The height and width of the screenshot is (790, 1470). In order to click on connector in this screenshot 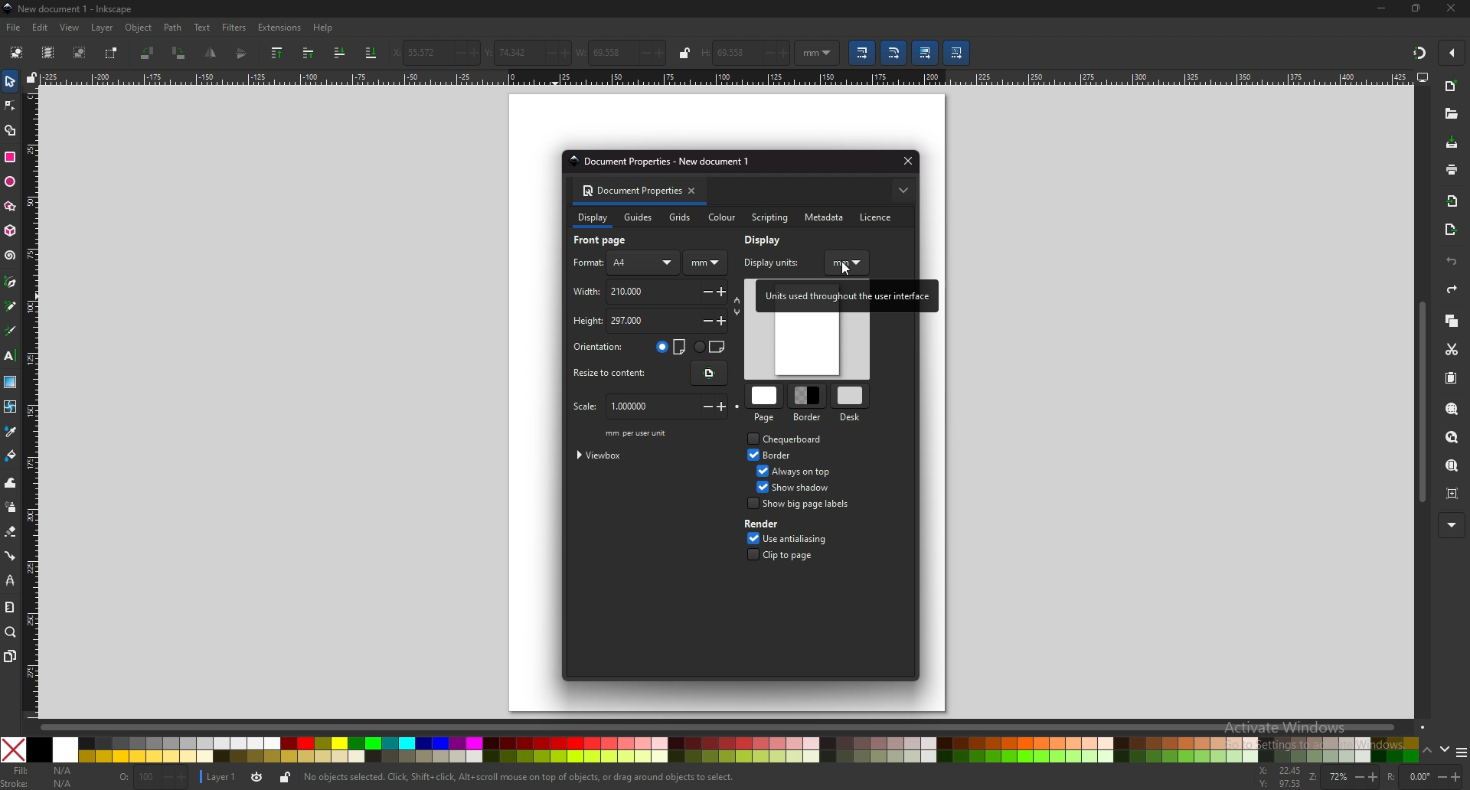, I will do `click(10, 555)`.